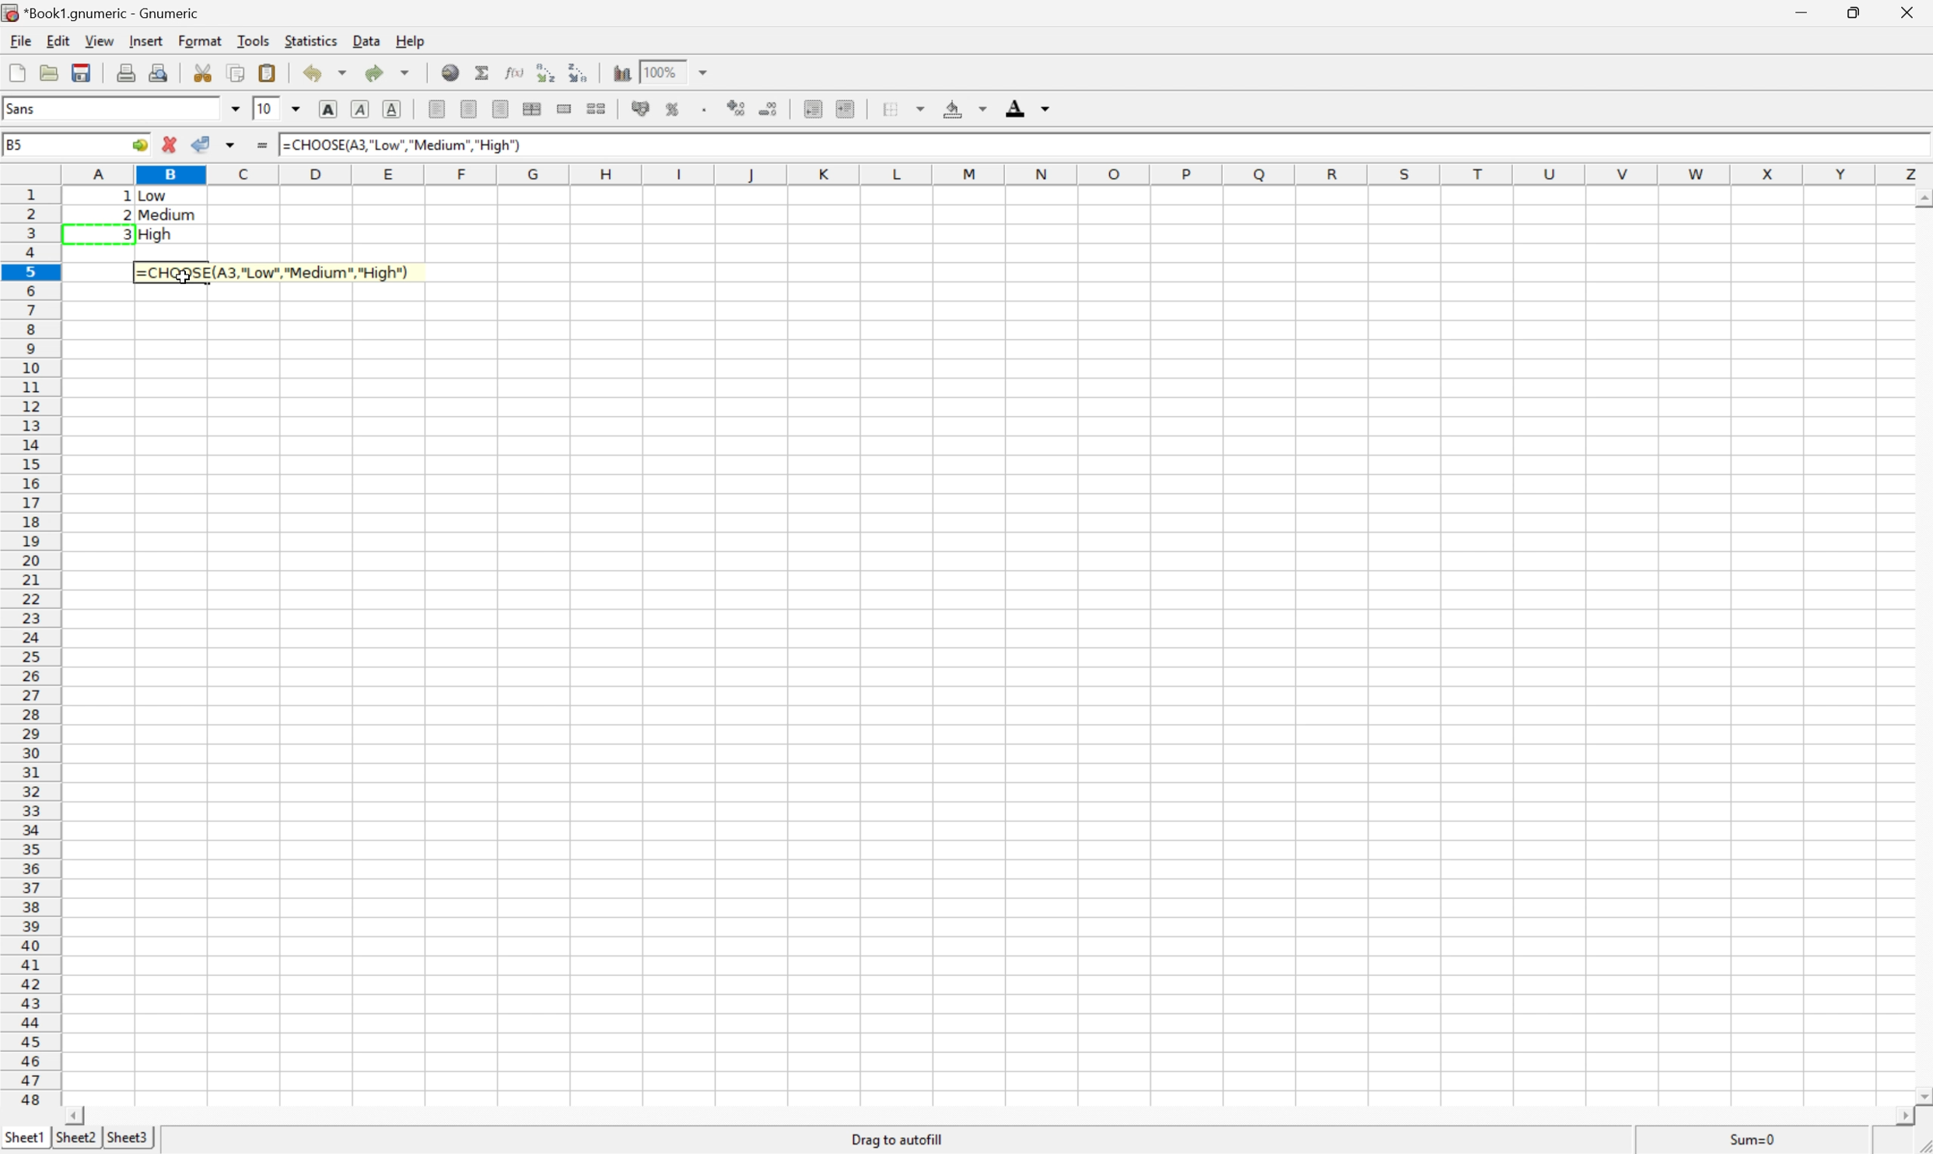  What do you see at coordinates (17, 145) in the screenshot?
I see `B5` at bounding box center [17, 145].